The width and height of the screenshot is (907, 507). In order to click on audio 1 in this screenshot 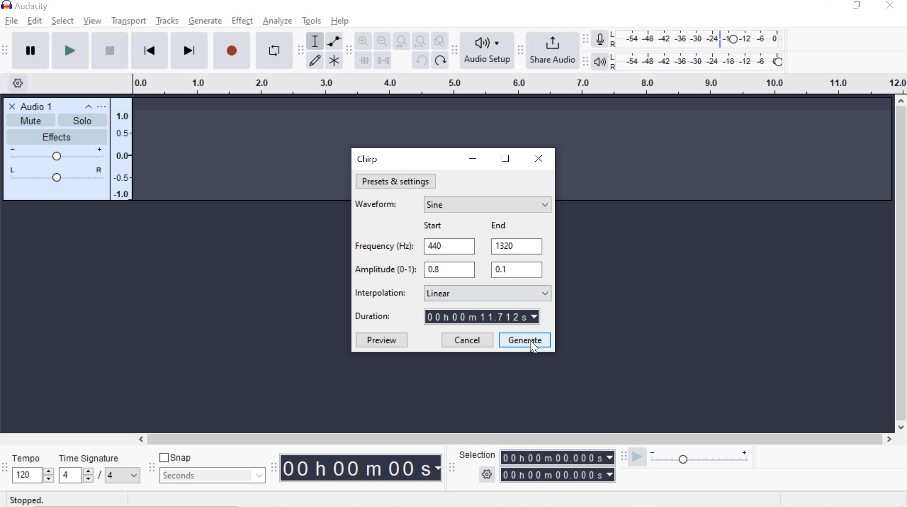, I will do `click(37, 106)`.